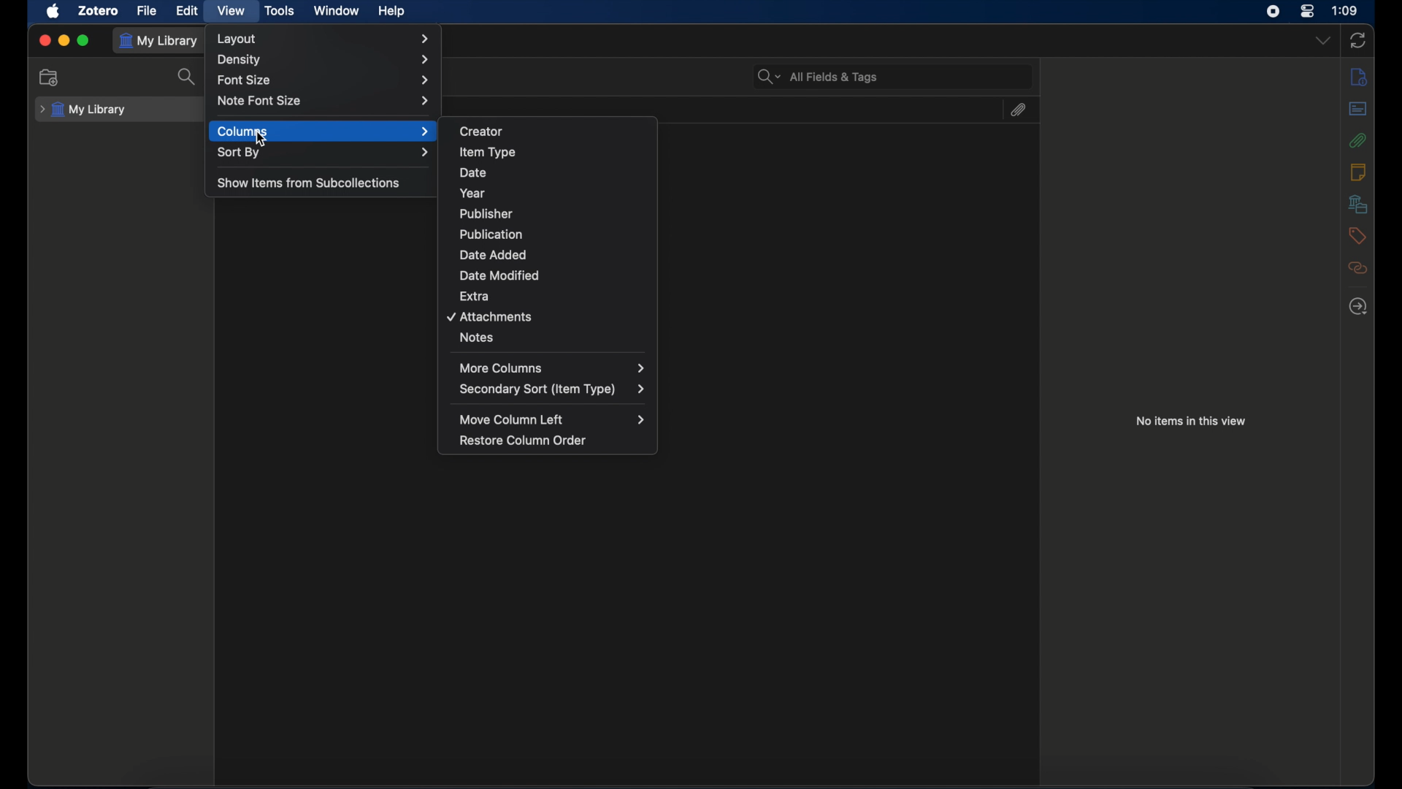 This screenshot has width=1402, height=789. What do you see at coordinates (1357, 267) in the screenshot?
I see `related` at bounding box center [1357, 267].